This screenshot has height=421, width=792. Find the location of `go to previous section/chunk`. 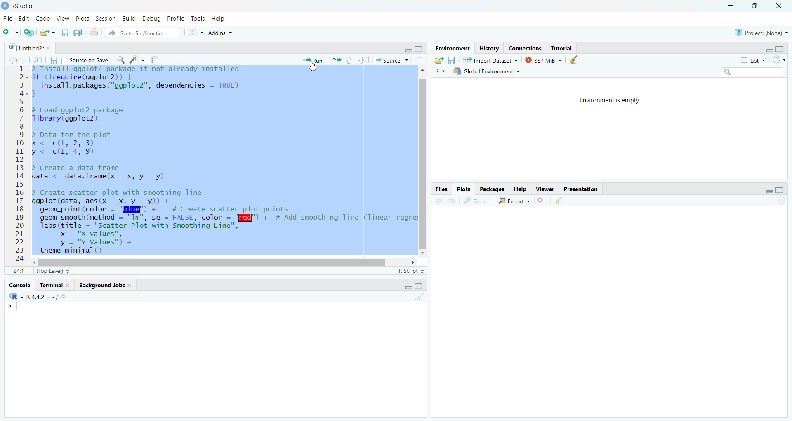

go to previous section/chunk is located at coordinates (349, 61).